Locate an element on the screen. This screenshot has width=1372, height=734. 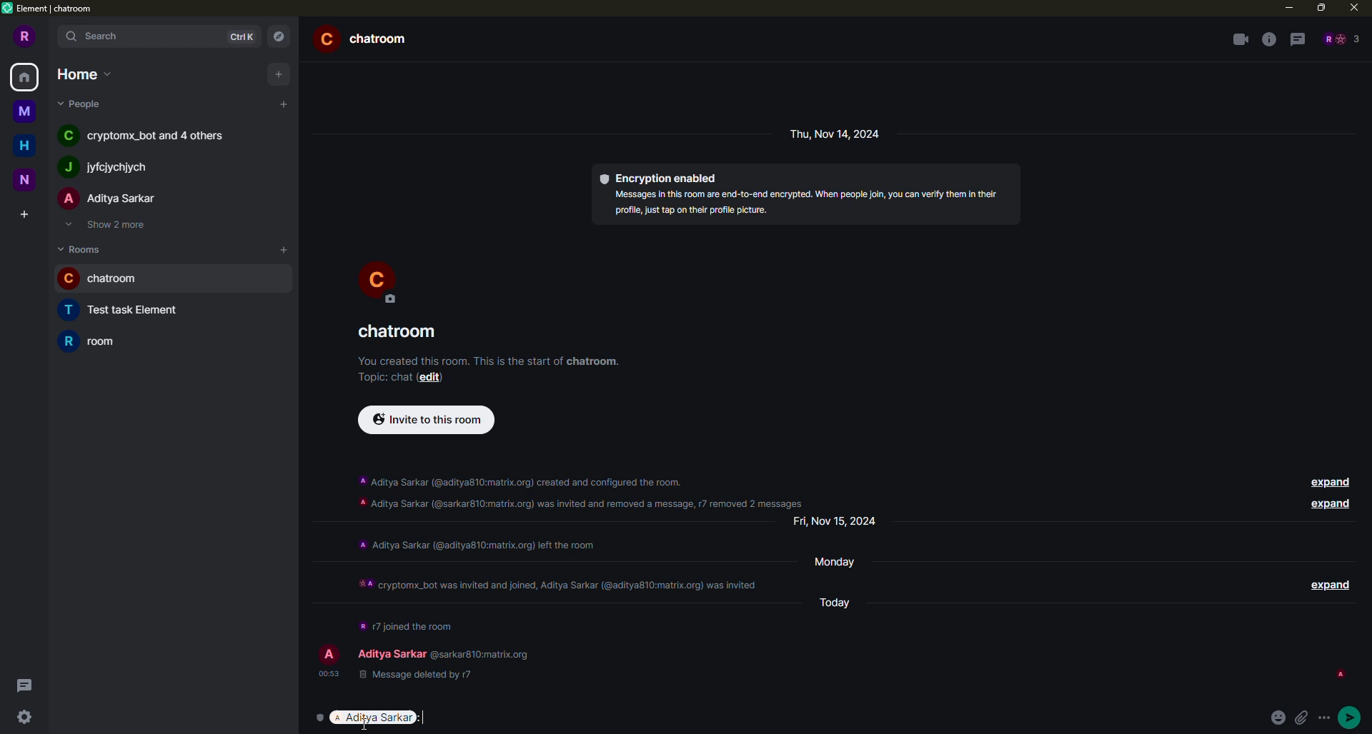
people is located at coordinates (149, 137).